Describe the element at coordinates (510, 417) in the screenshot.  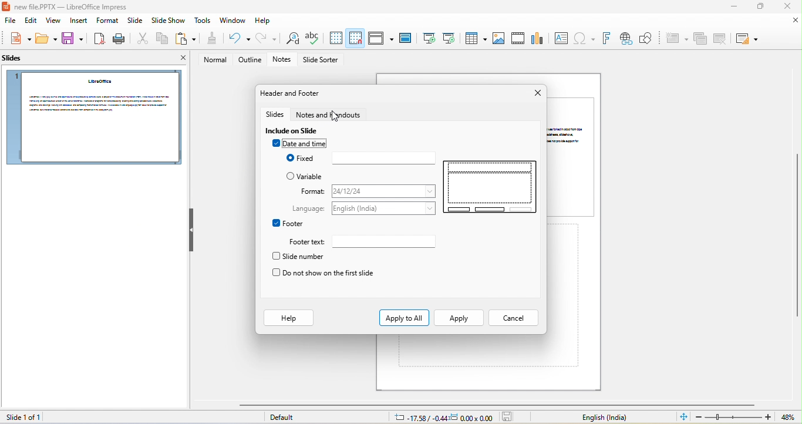
I see `the document has not been modified since the last save` at that location.